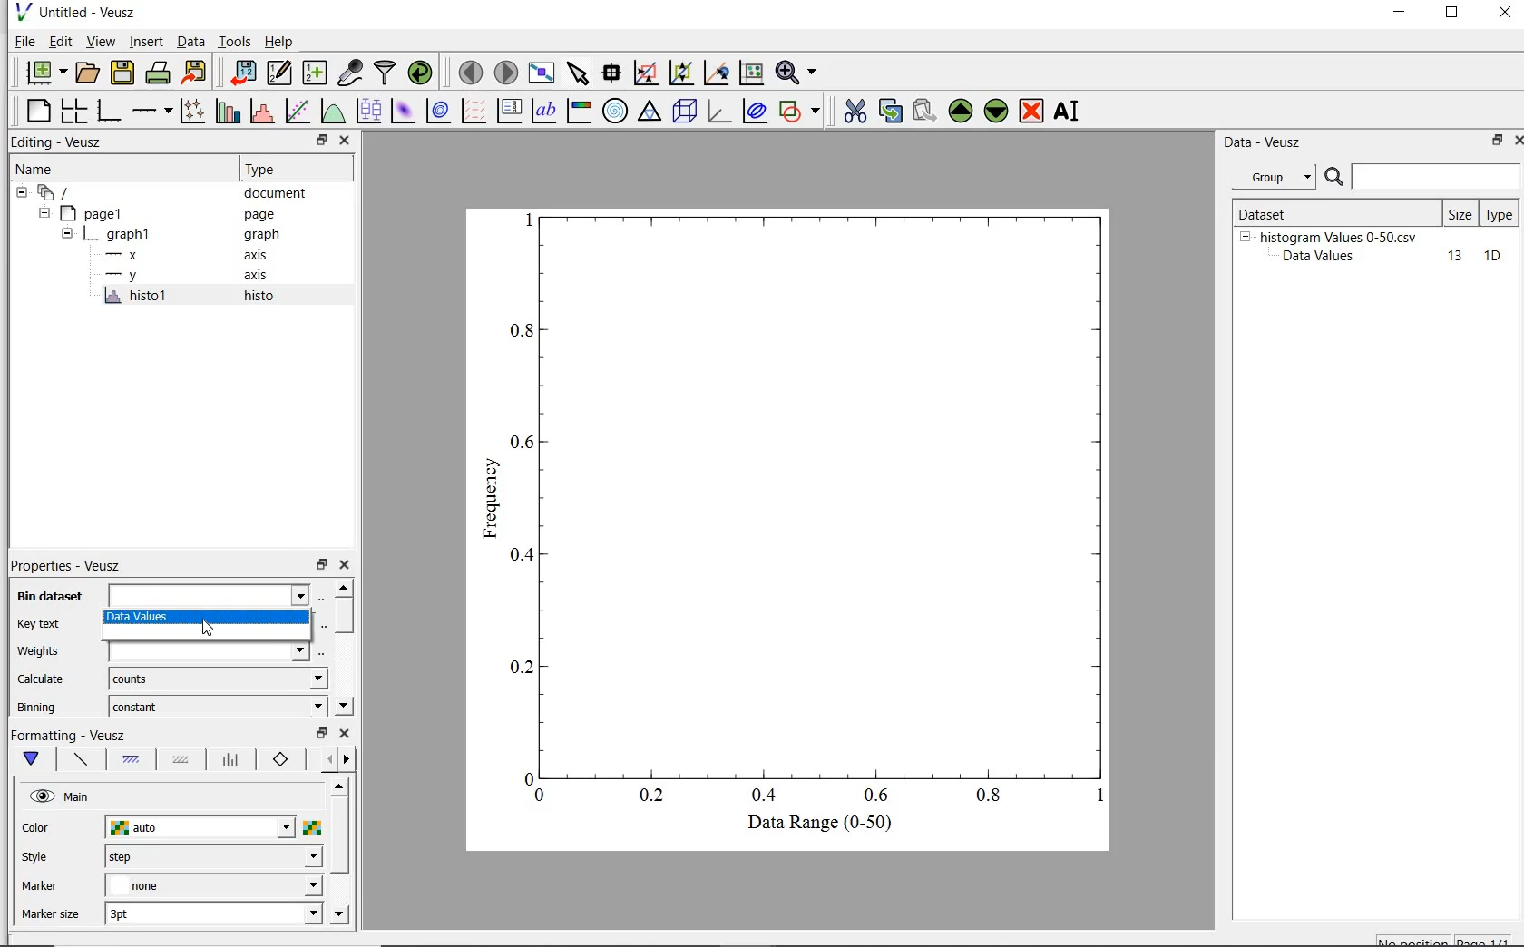  Describe the element at coordinates (509, 110) in the screenshot. I see `plot key` at that location.